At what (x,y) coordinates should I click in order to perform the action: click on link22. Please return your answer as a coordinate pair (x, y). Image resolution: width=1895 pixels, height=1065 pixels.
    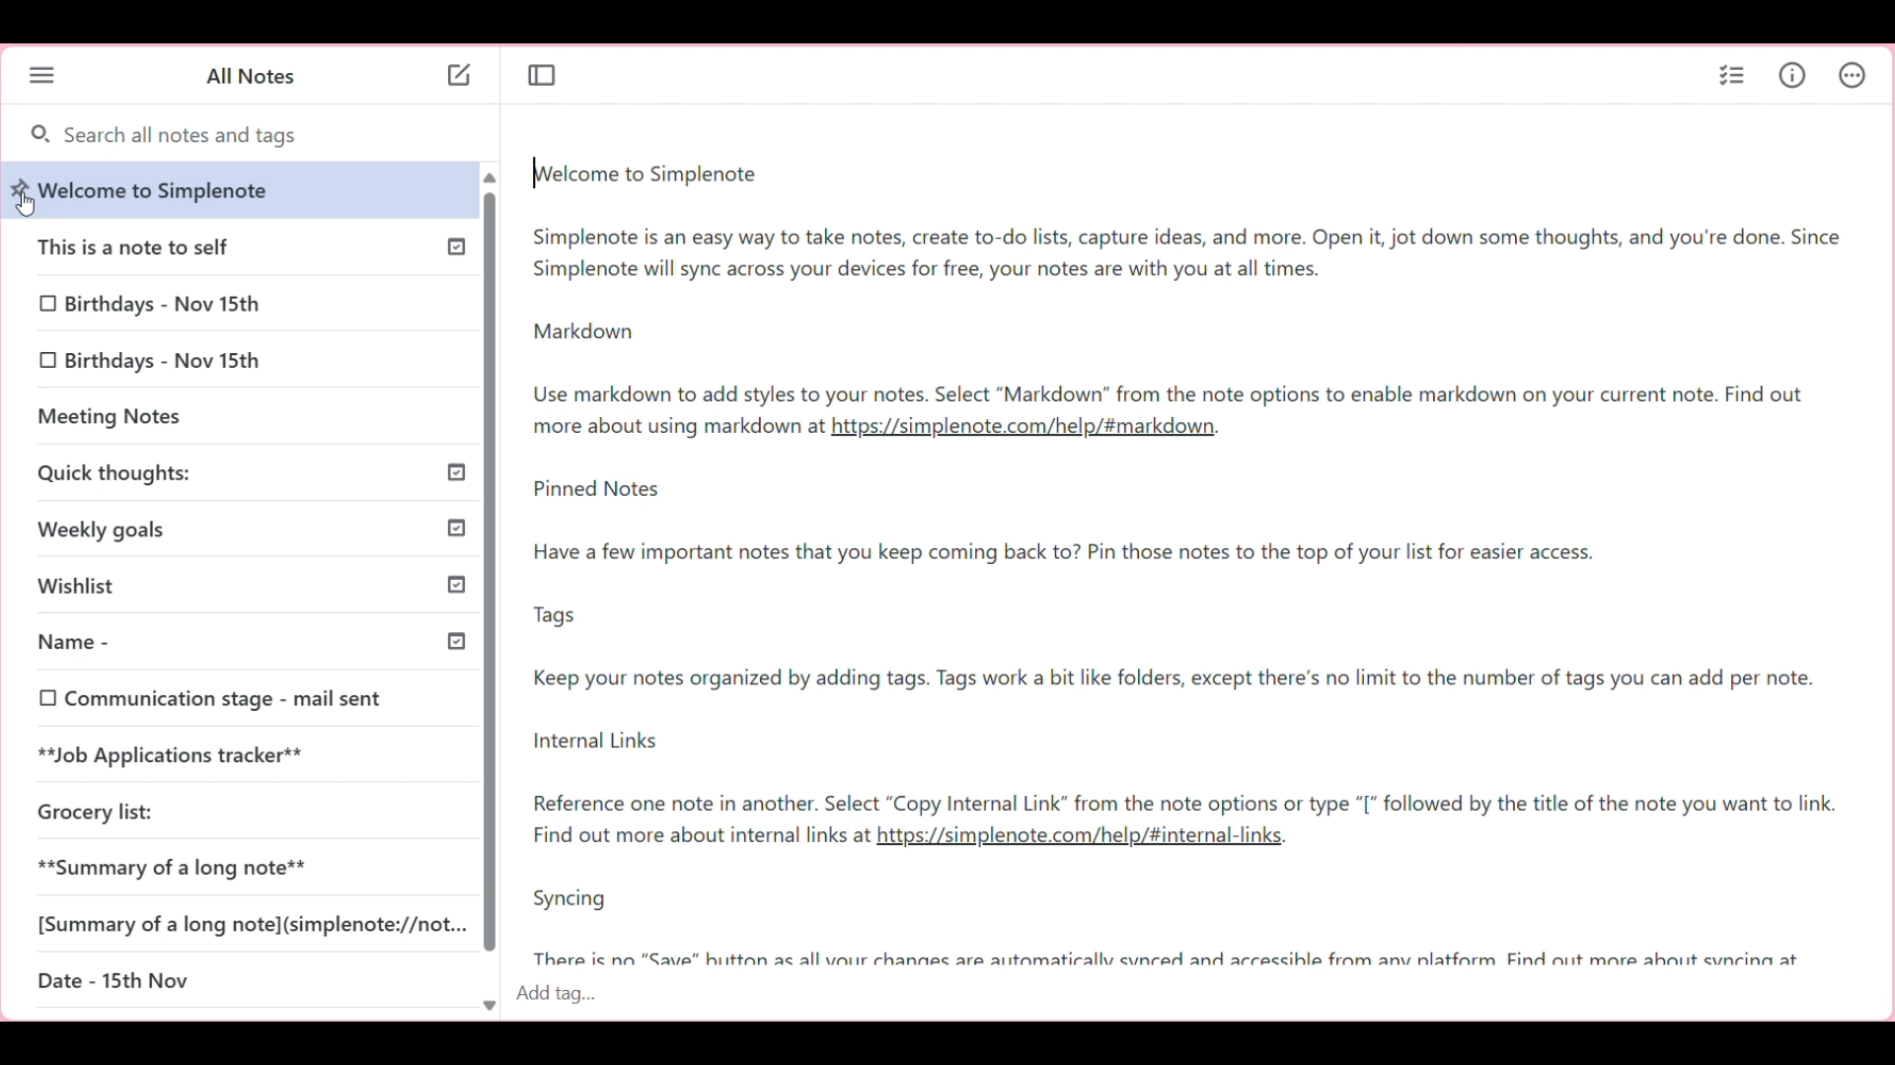
    Looking at the image, I should click on (1098, 838).